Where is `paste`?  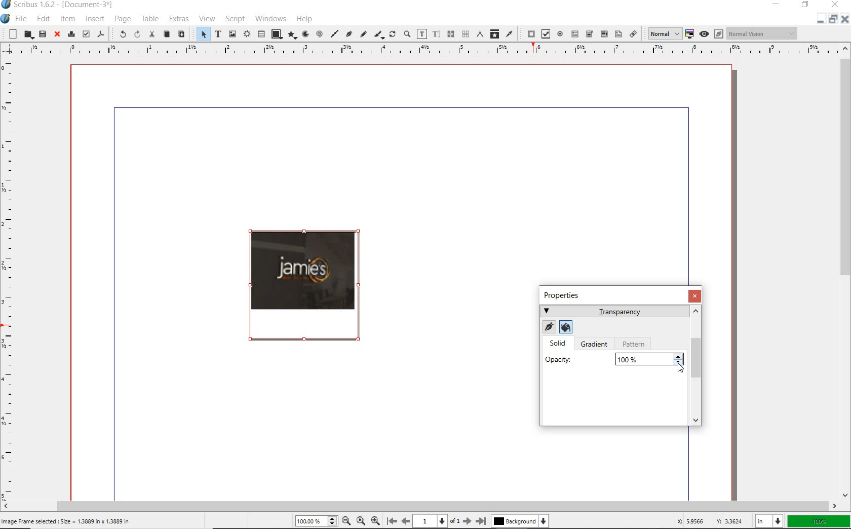
paste is located at coordinates (182, 34).